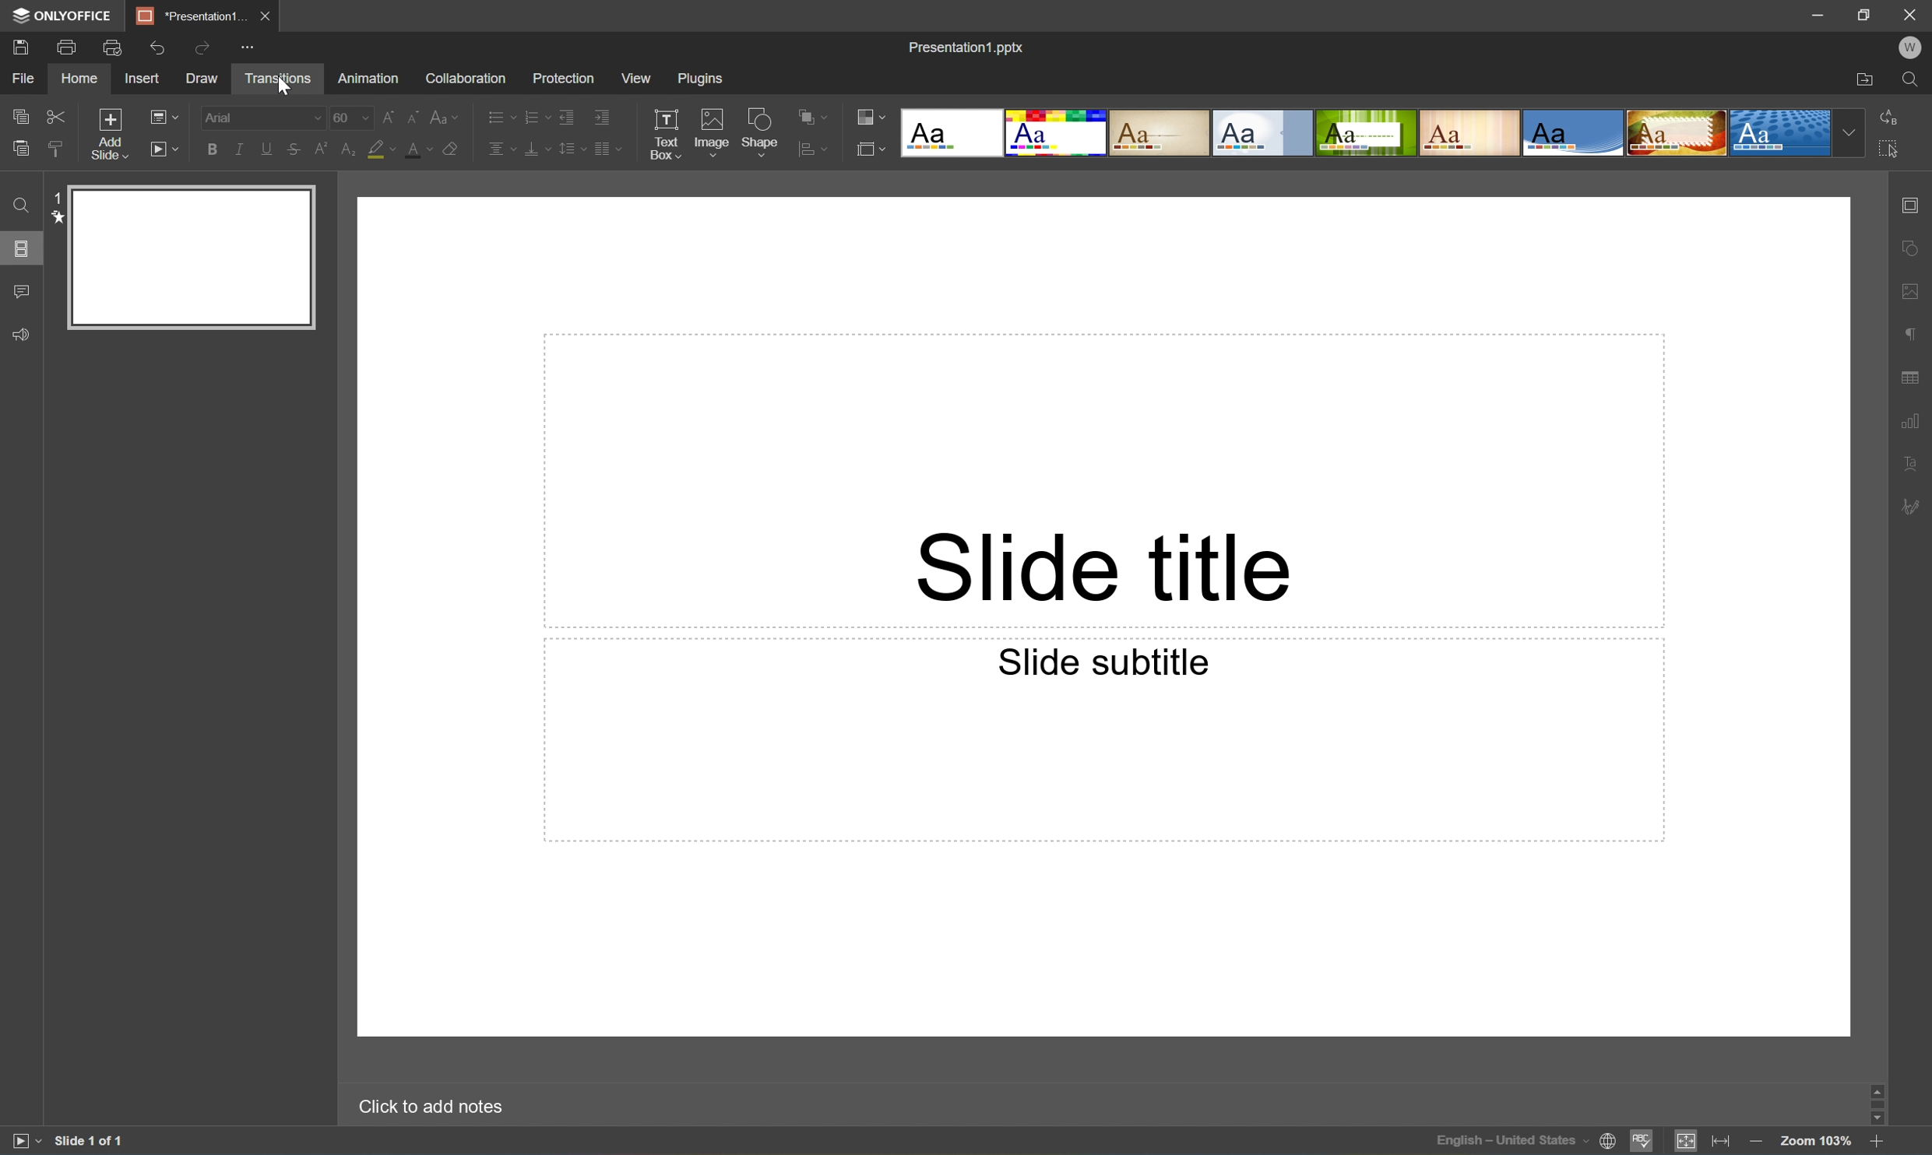  What do you see at coordinates (104, 133) in the screenshot?
I see `Add slide` at bounding box center [104, 133].